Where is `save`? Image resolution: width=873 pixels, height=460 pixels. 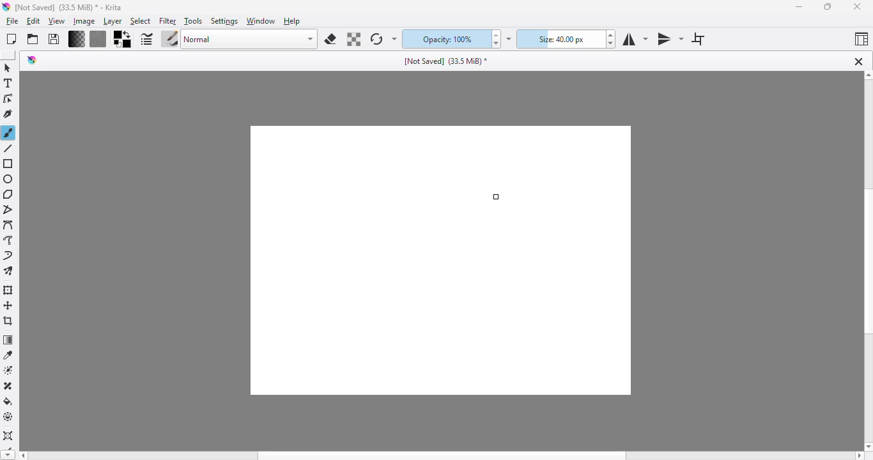
save is located at coordinates (54, 39).